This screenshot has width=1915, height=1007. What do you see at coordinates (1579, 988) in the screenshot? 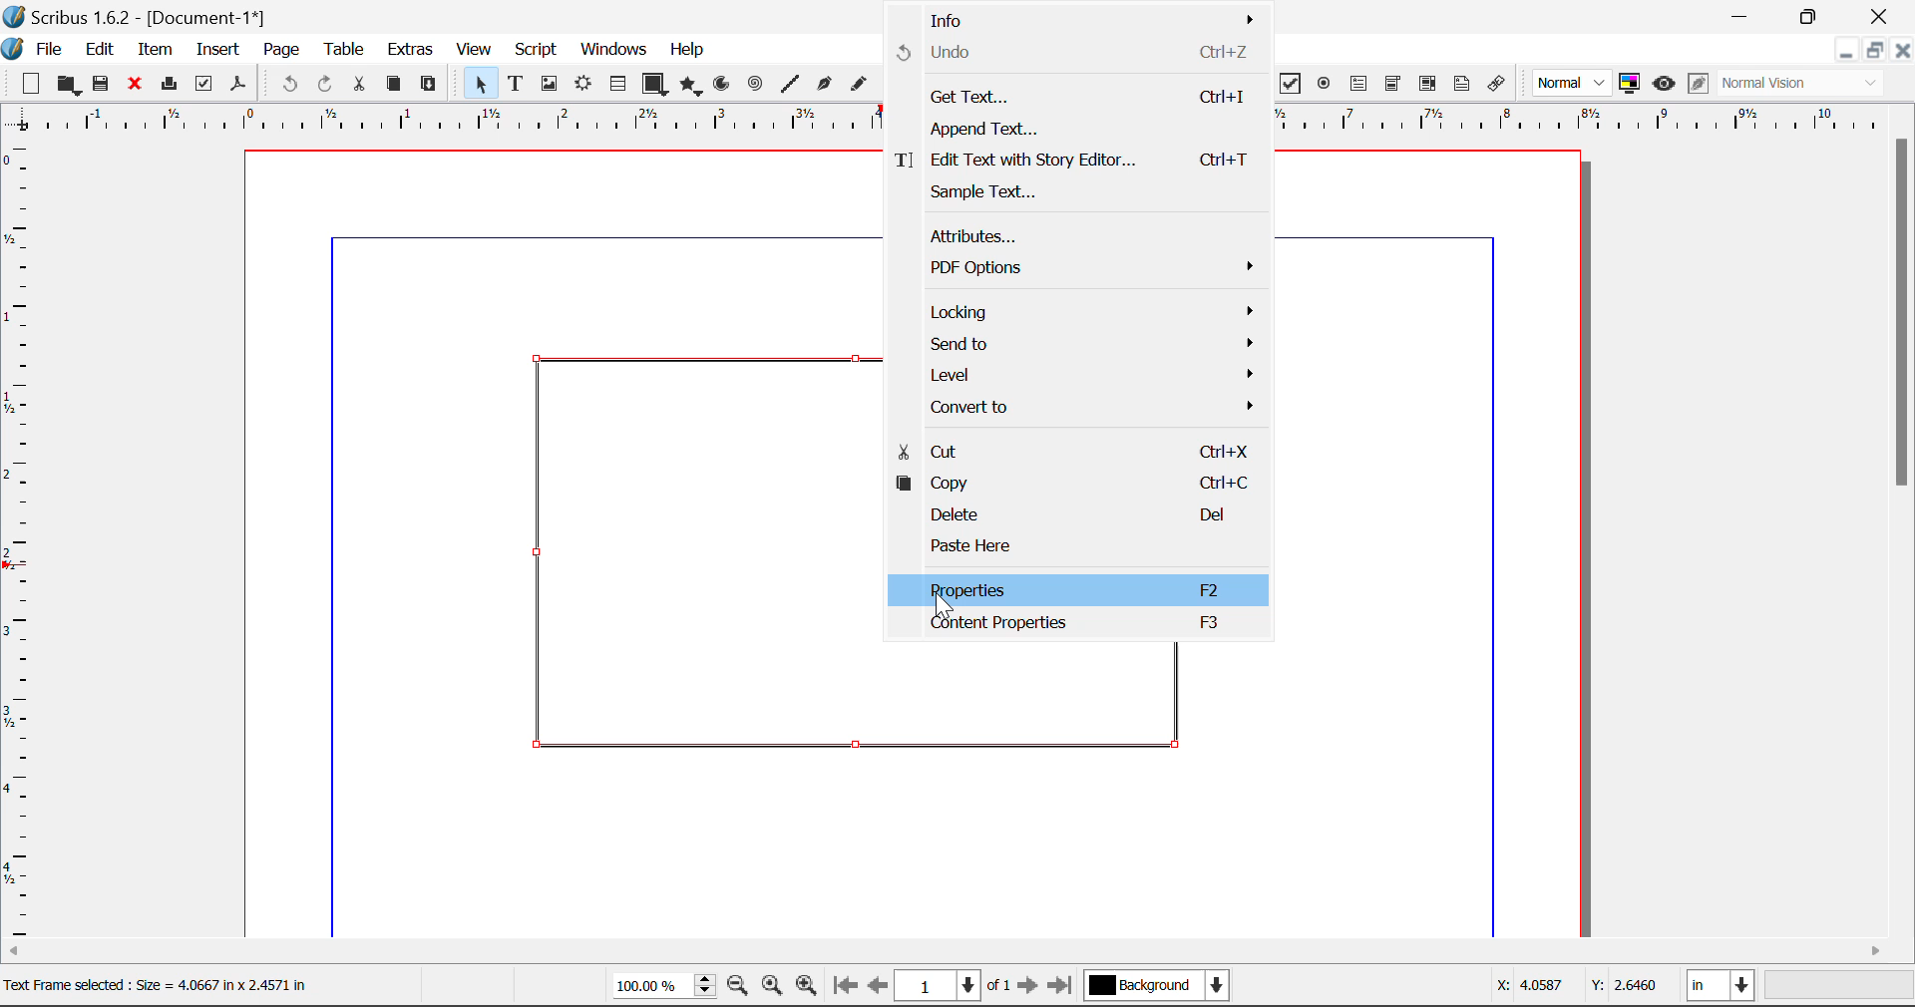
I see `Cursor Coordinates` at bounding box center [1579, 988].